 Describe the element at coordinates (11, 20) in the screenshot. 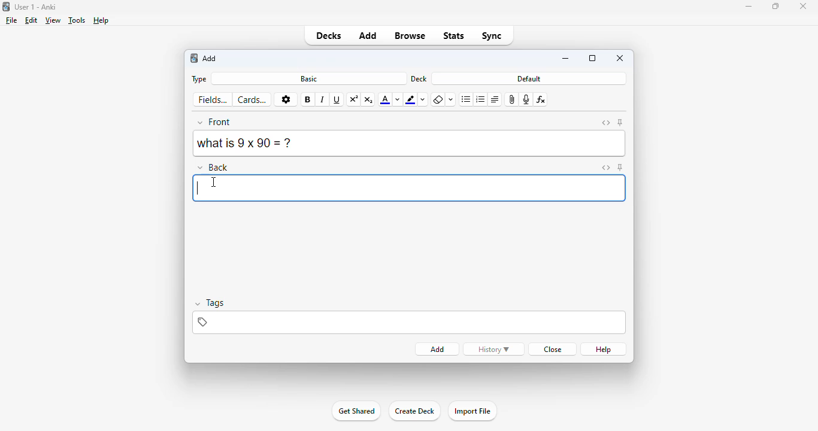

I see `file` at that location.